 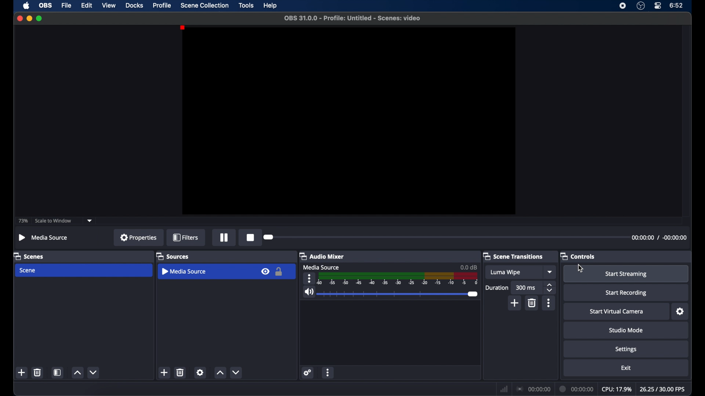 I want to click on cursor, so click(x=580, y=268).